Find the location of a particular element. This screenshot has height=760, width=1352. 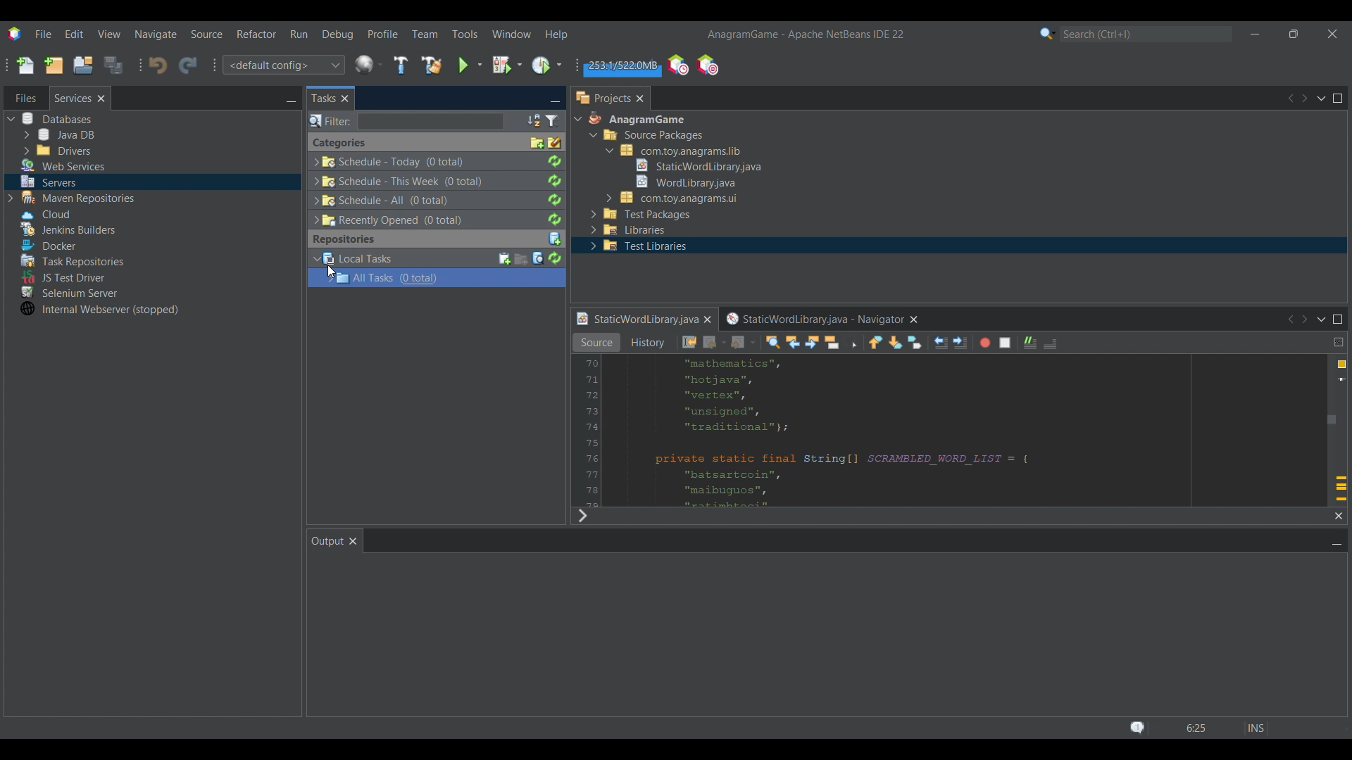

Debug menu is located at coordinates (337, 34).